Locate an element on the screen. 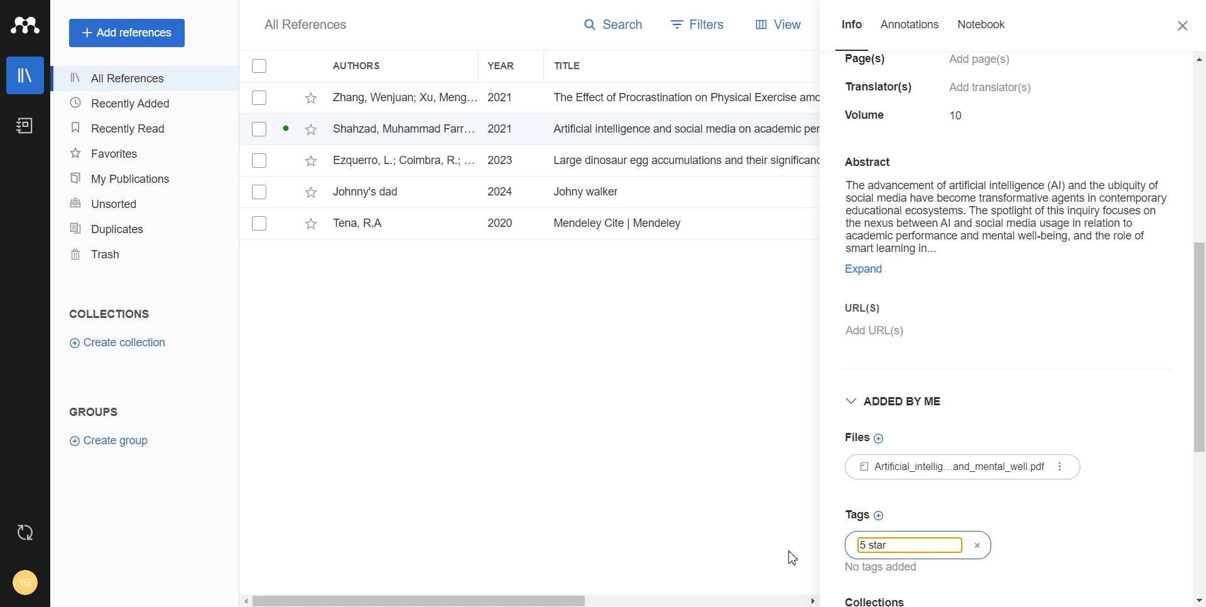 This screenshot has height=607, width=1206. Auto Sync is located at coordinates (26, 533).